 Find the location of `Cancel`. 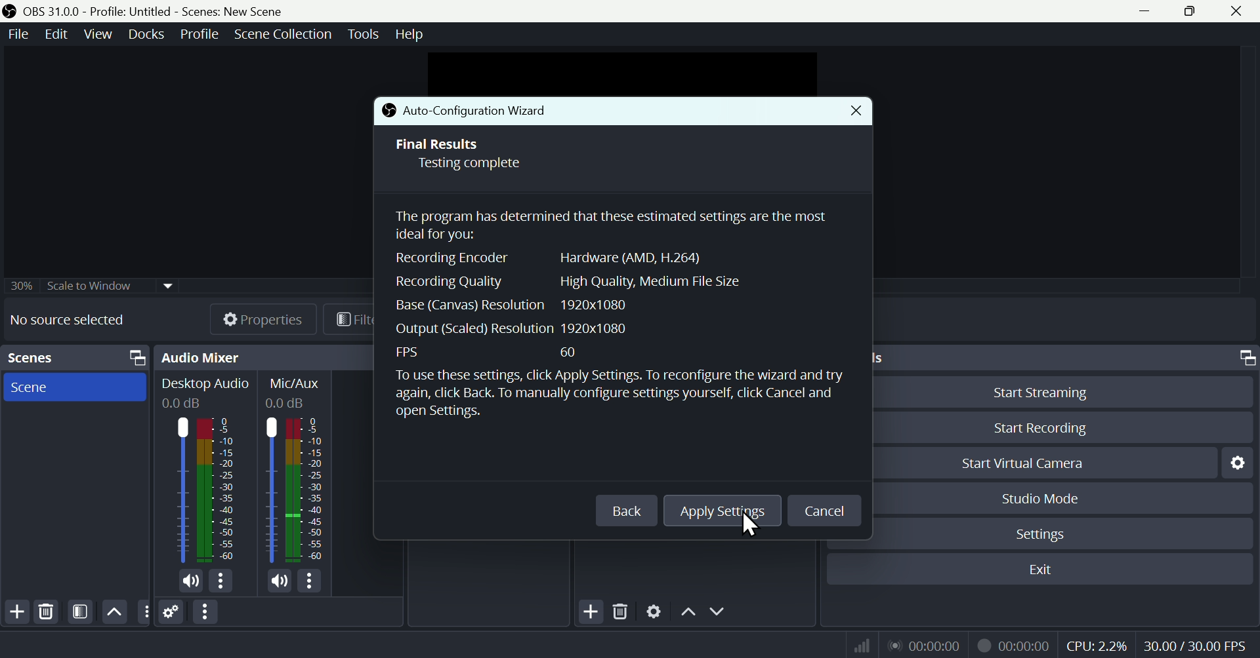

Cancel is located at coordinates (823, 512).